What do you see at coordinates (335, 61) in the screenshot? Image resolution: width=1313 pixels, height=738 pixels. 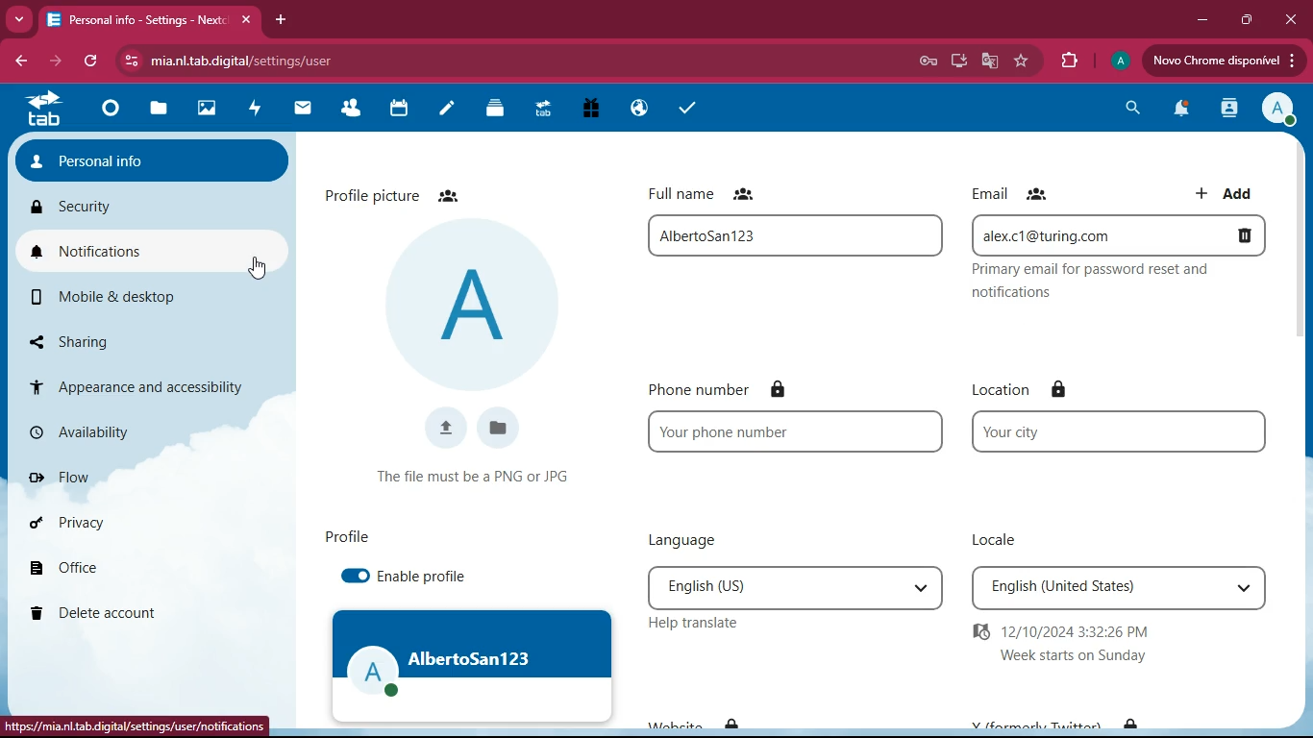 I see `url` at bounding box center [335, 61].